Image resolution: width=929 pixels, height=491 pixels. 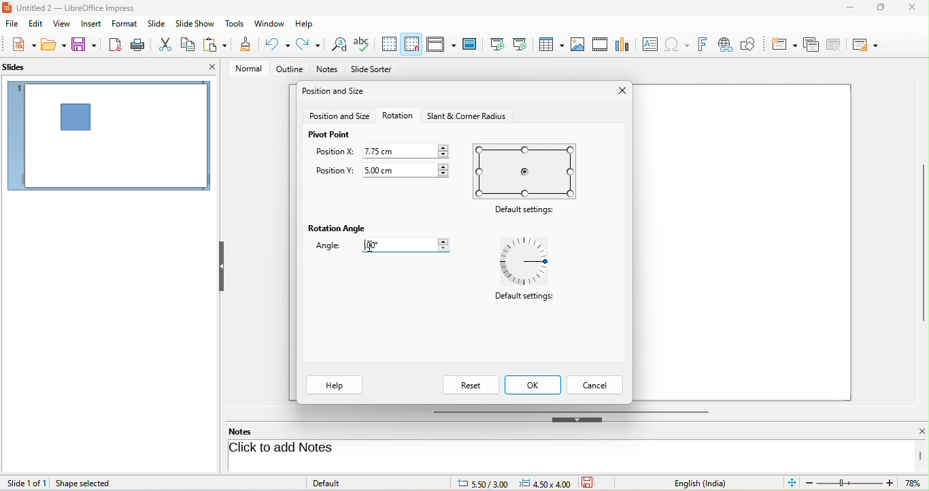 I want to click on image, so click(x=578, y=44).